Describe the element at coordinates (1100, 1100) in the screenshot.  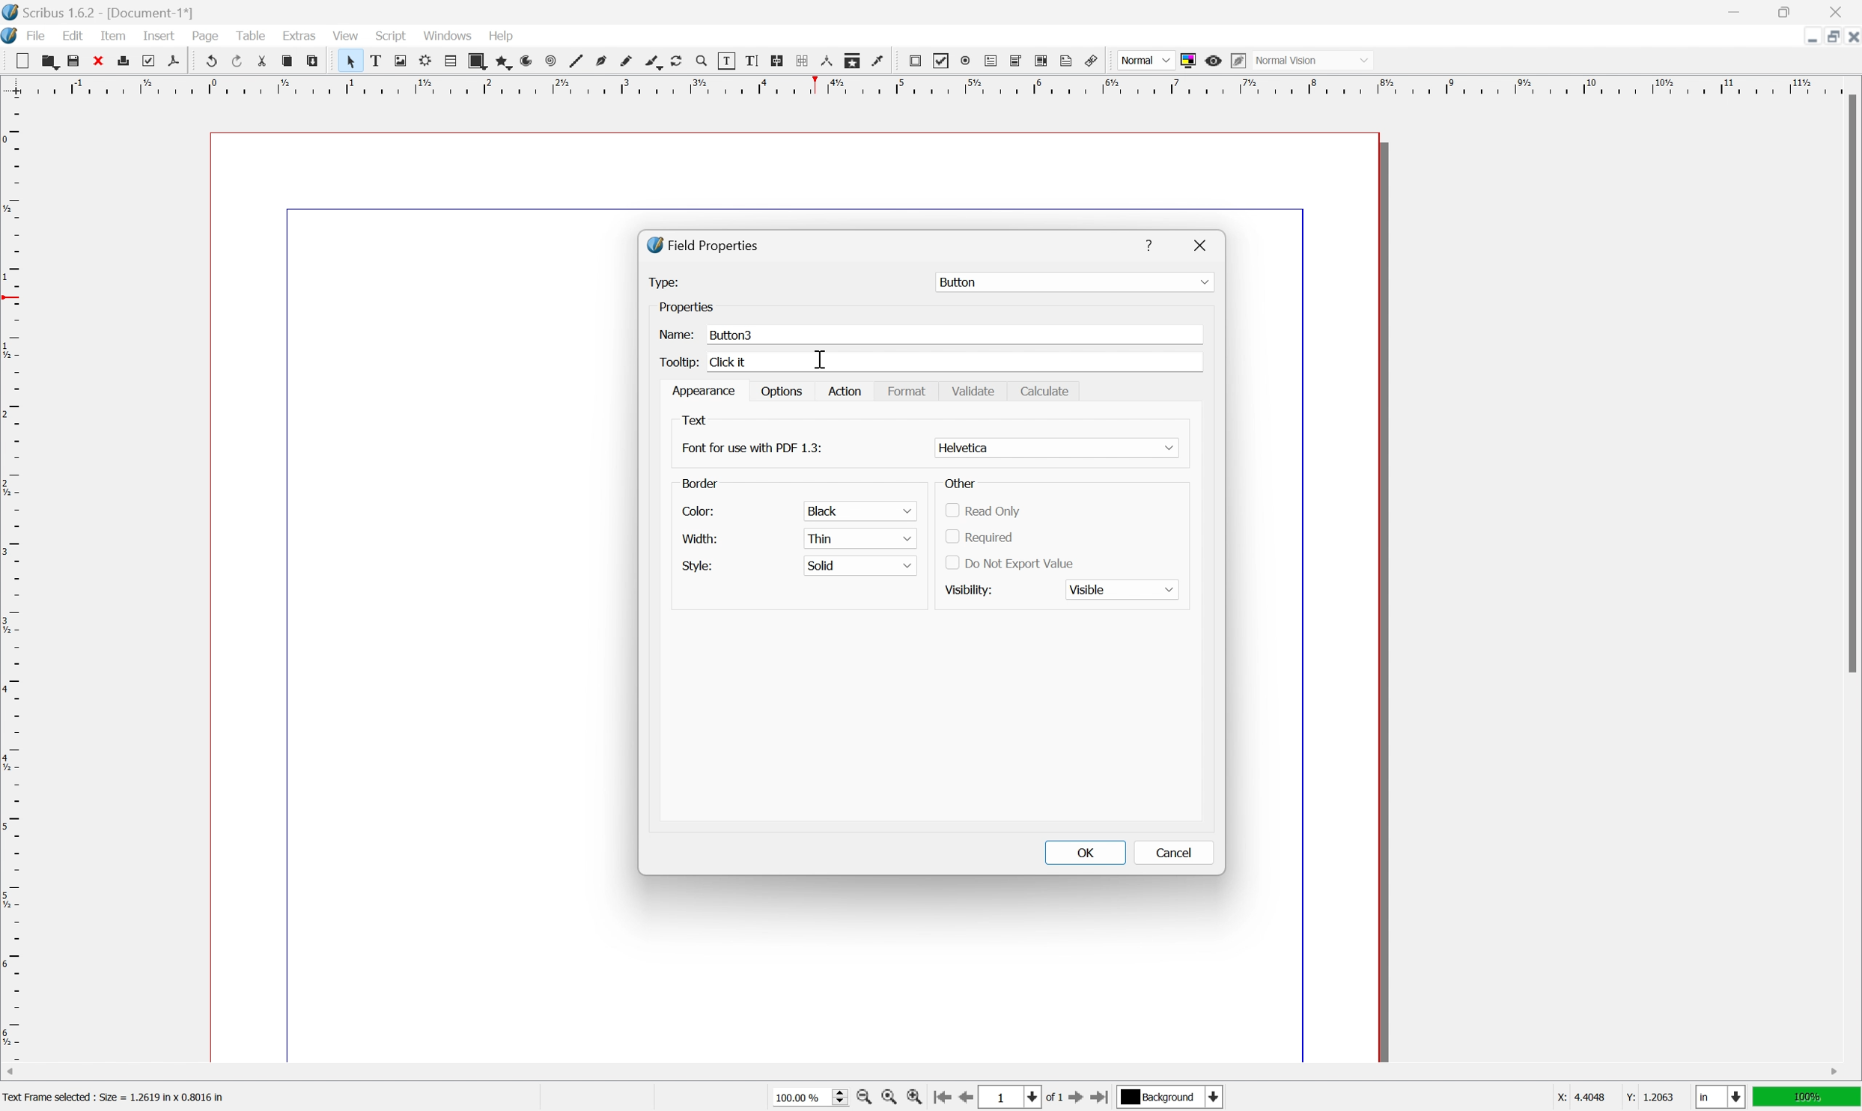
I see `go to last page` at that location.